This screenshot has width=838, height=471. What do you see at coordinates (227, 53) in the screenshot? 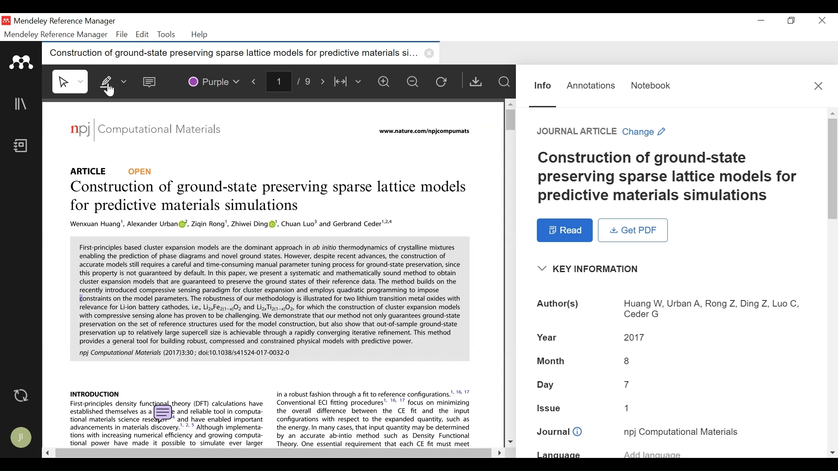
I see `Current tab` at bounding box center [227, 53].